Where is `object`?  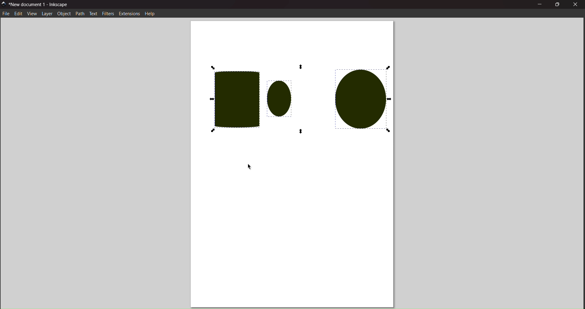 object is located at coordinates (64, 14).